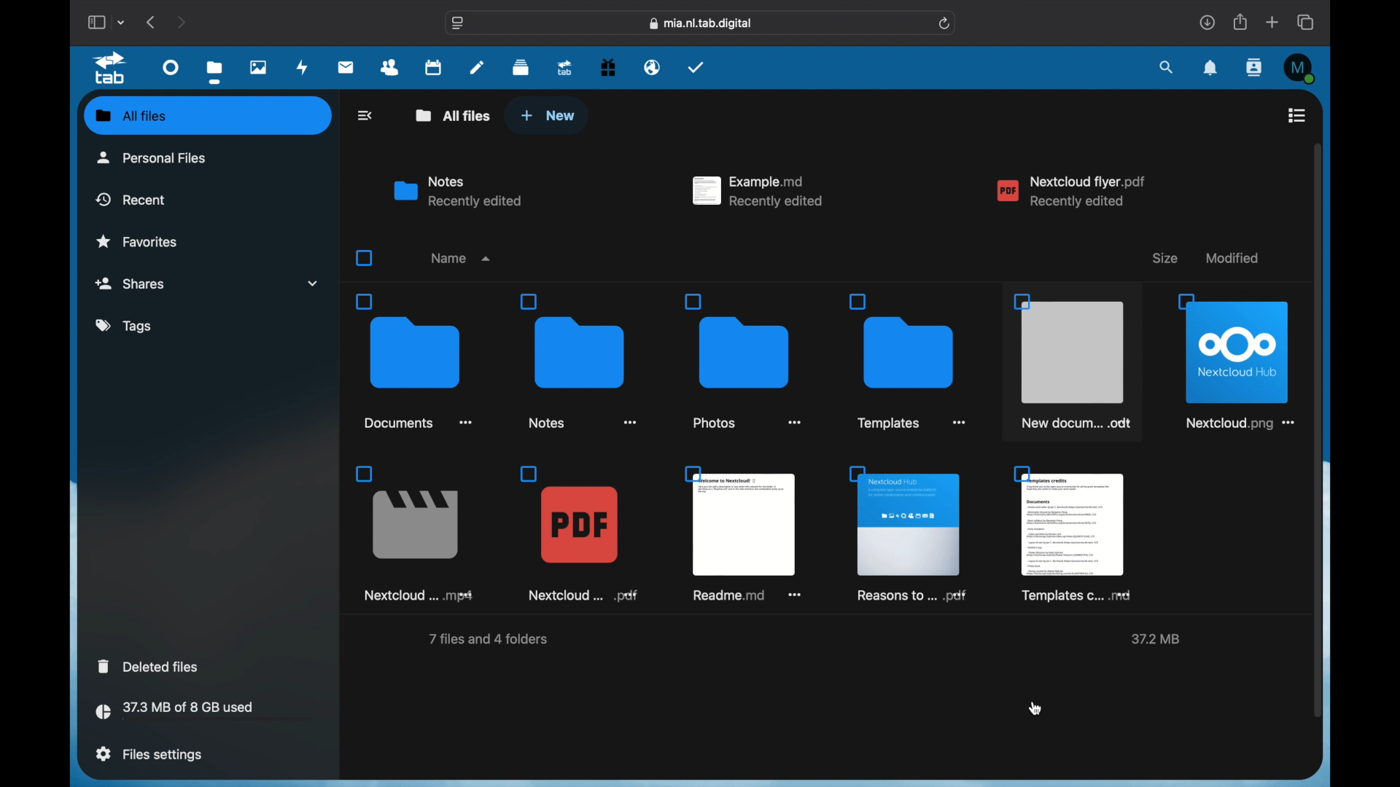  I want to click on files settings, so click(149, 754).